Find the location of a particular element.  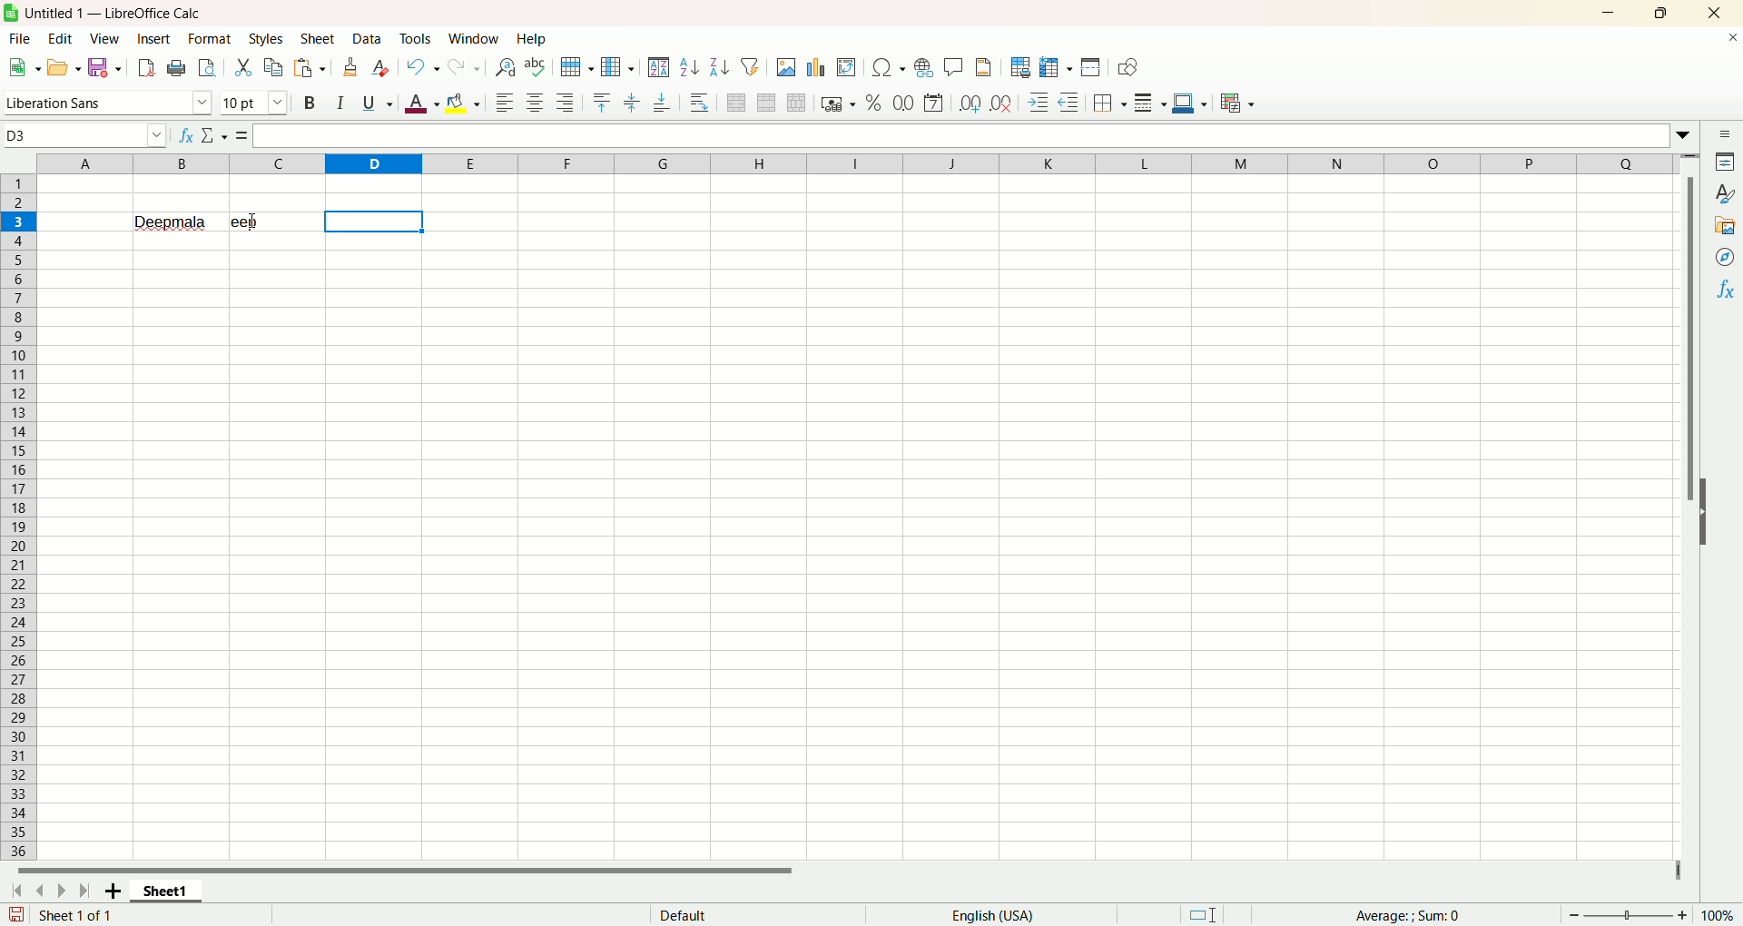

Font size is located at coordinates (258, 101).